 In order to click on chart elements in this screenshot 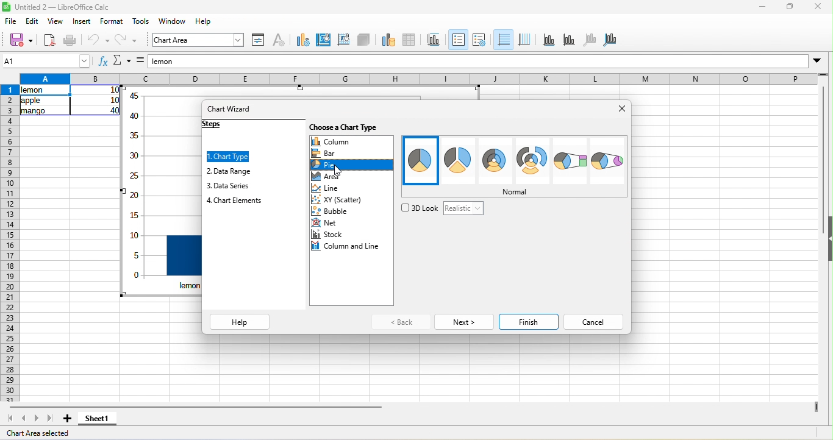, I will do `click(236, 200)`.